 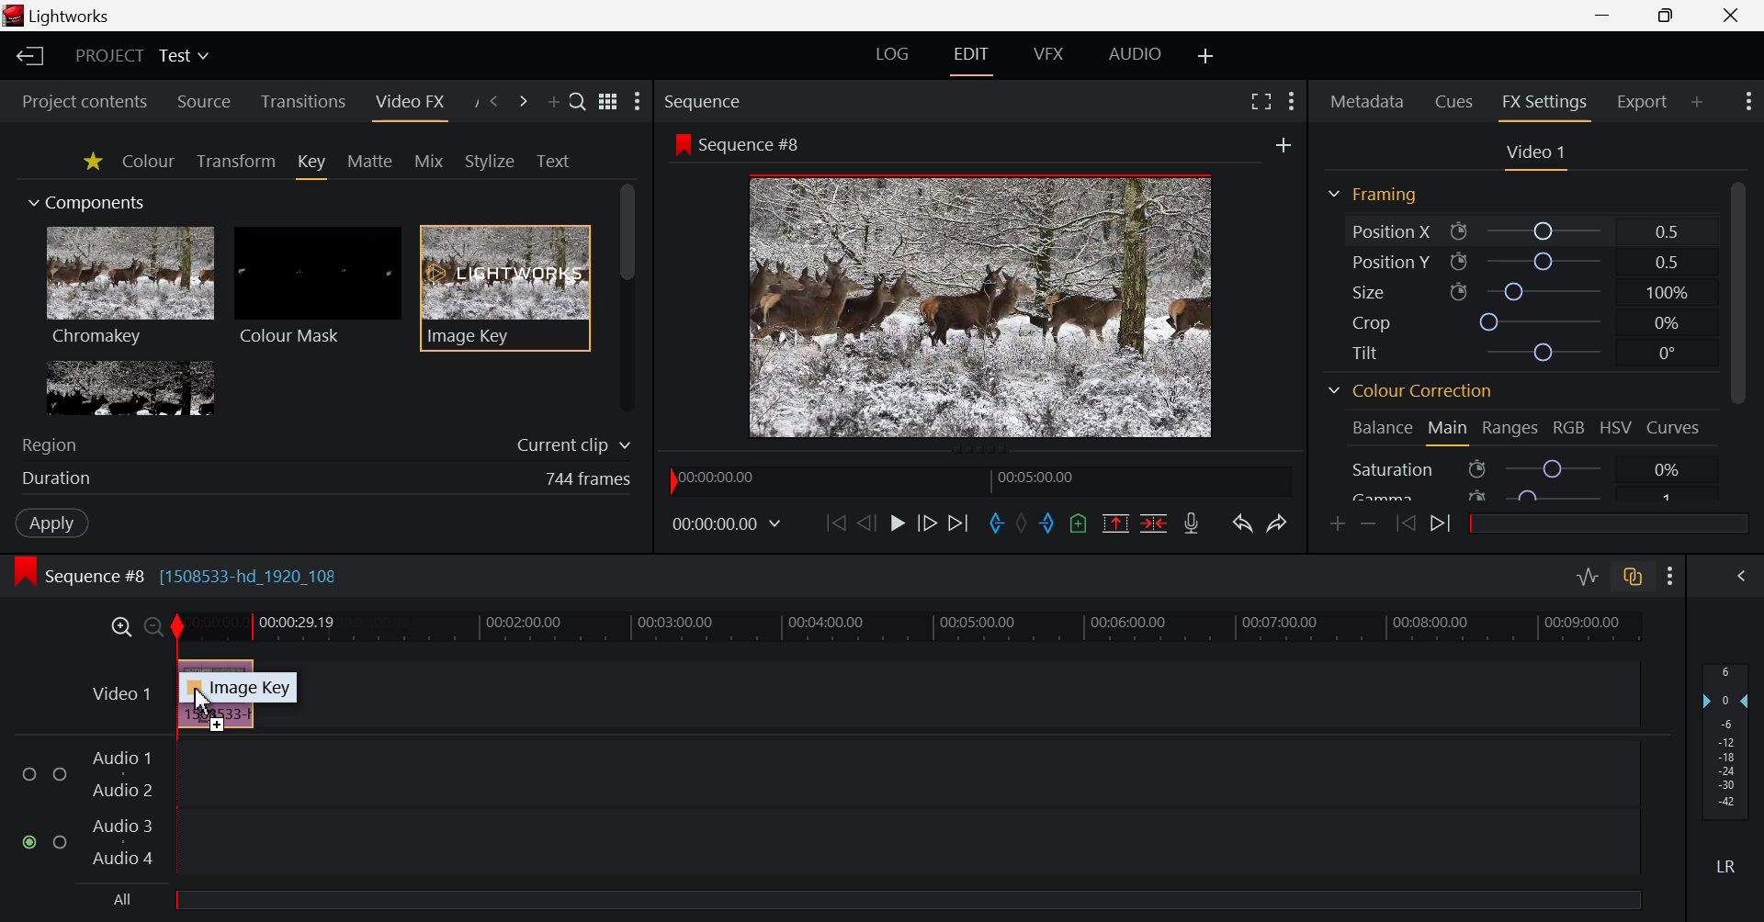 I want to click on checked checkbox, so click(x=29, y=840).